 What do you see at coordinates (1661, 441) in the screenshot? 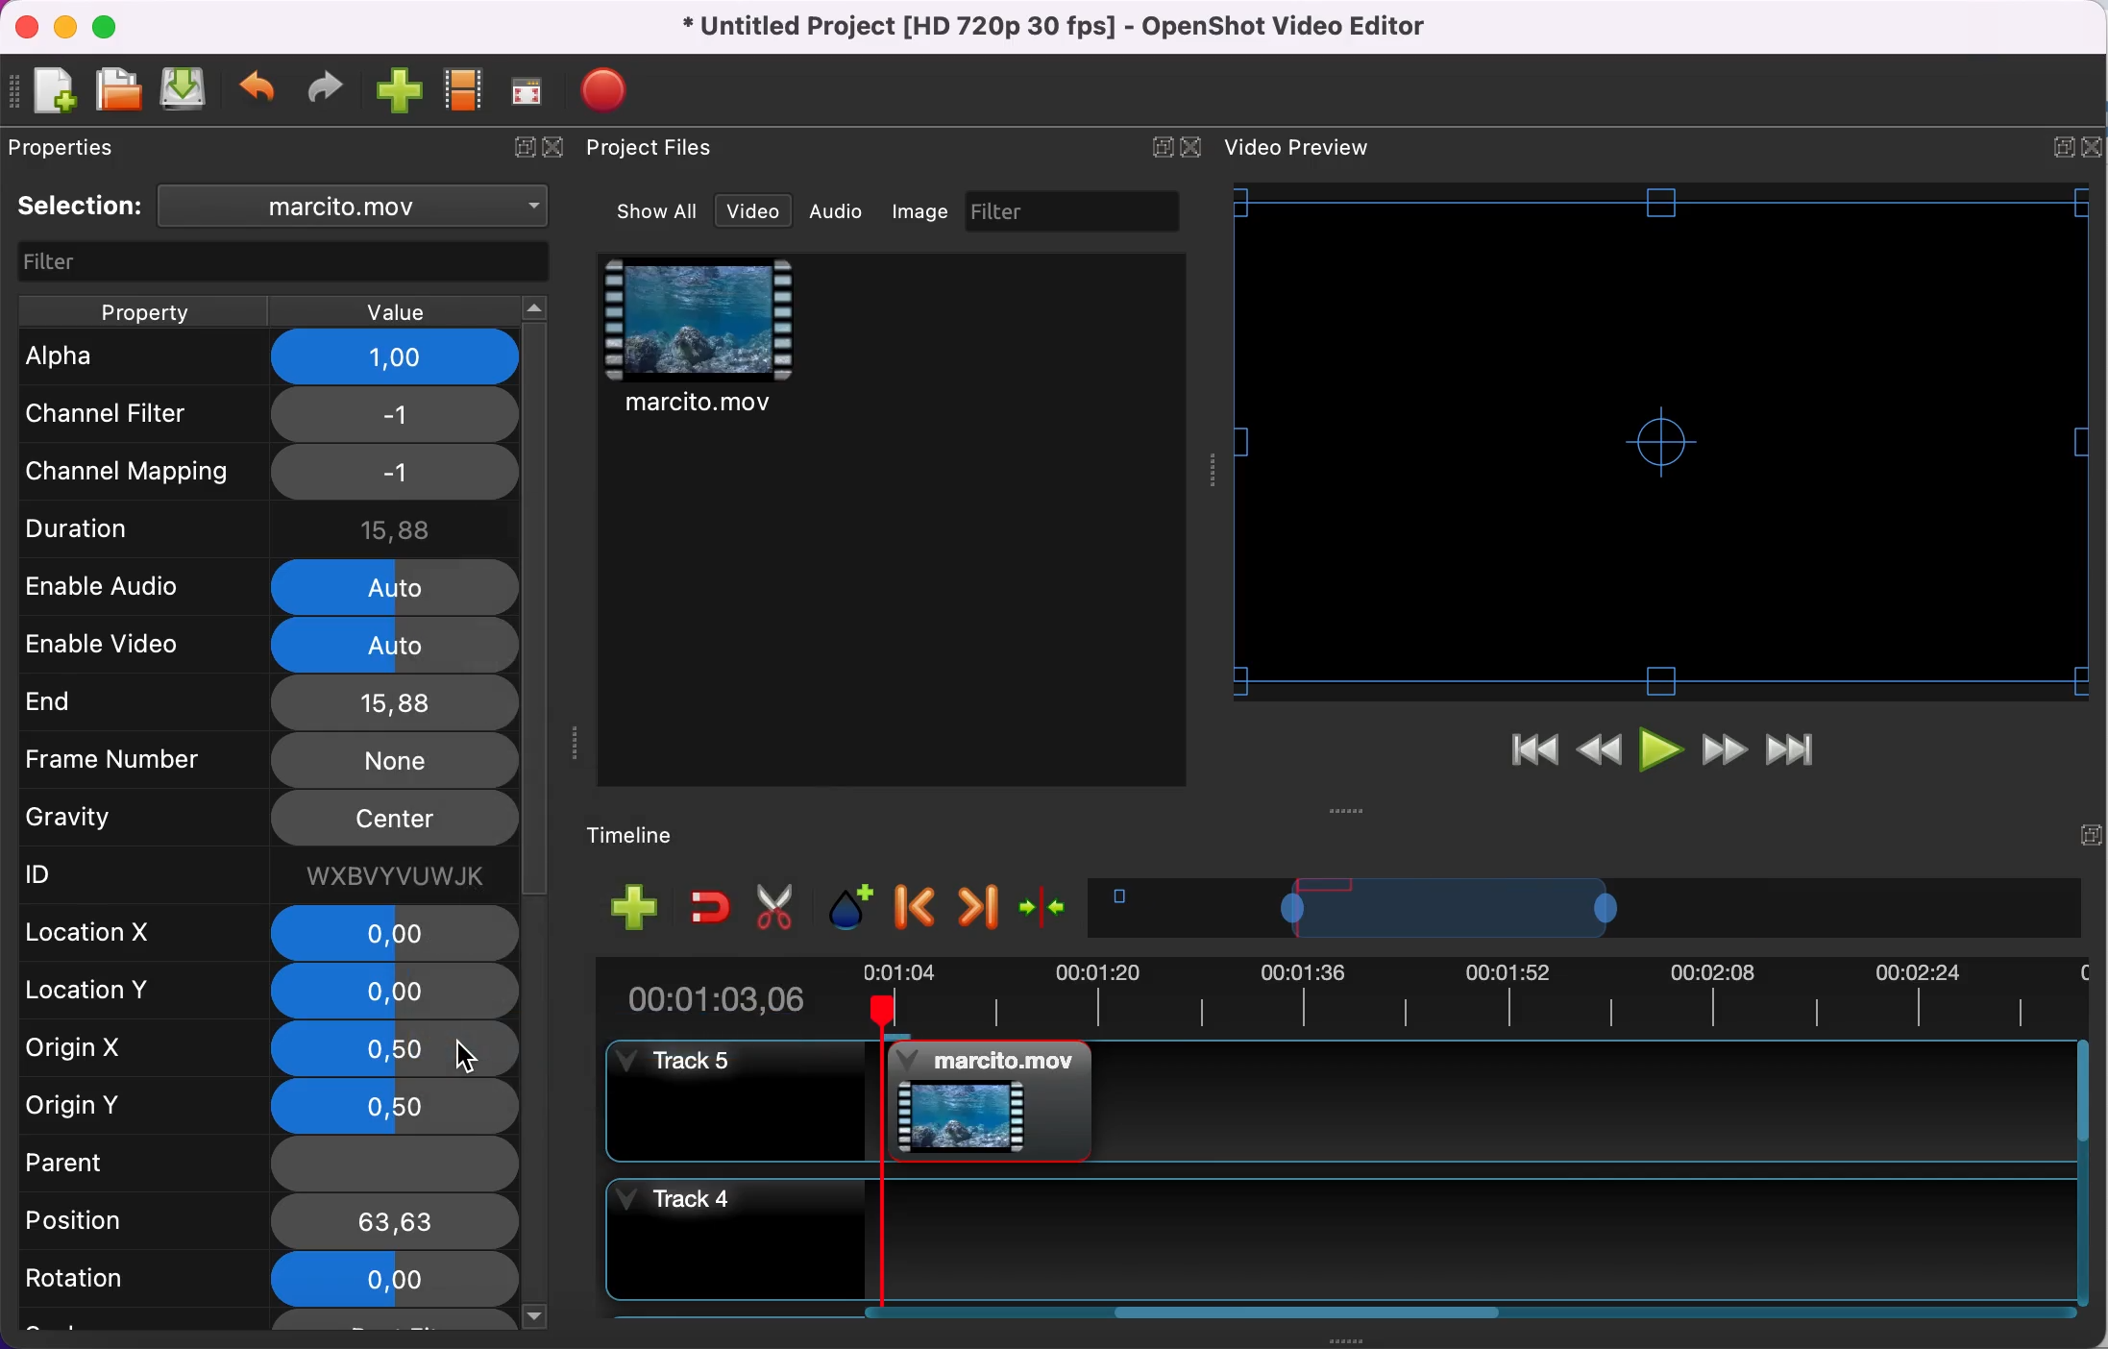
I see `Video preview` at bounding box center [1661, 441].